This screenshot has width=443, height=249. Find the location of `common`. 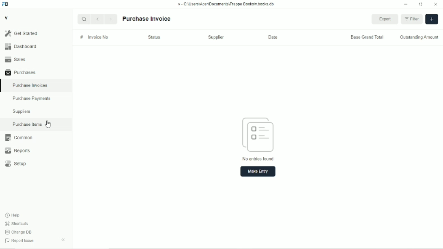

common is located at coordinates (19, 137).